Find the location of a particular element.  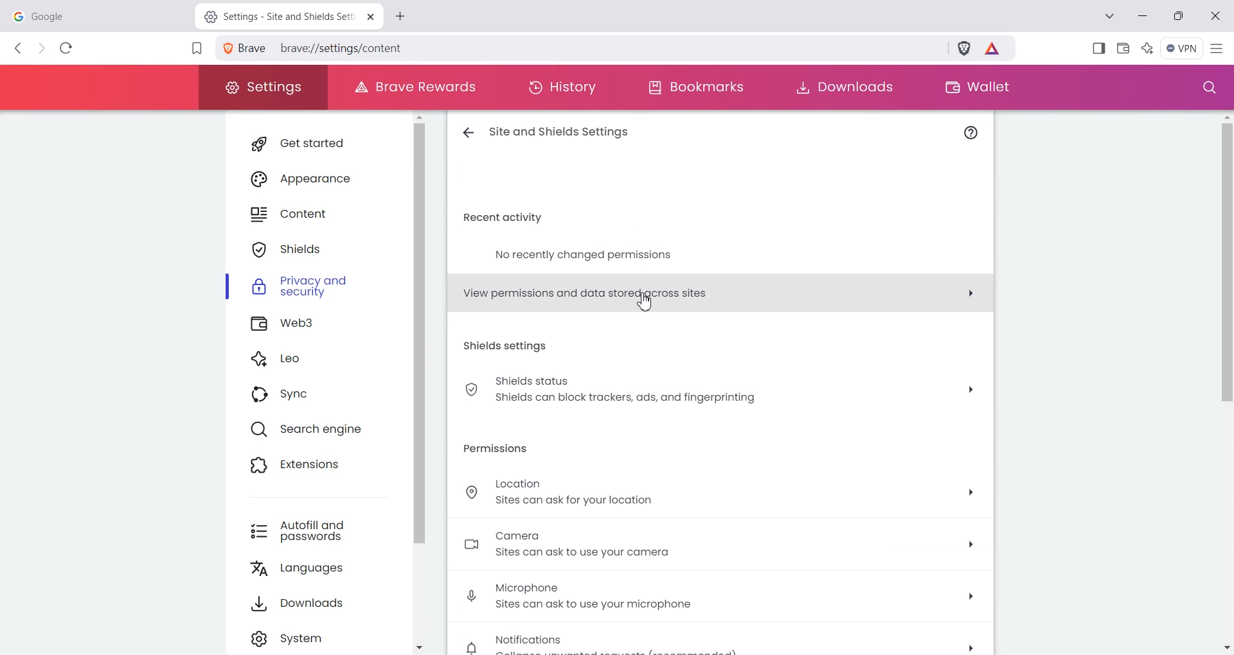

Vertical scroll bar is located at coordinates (427, 383).